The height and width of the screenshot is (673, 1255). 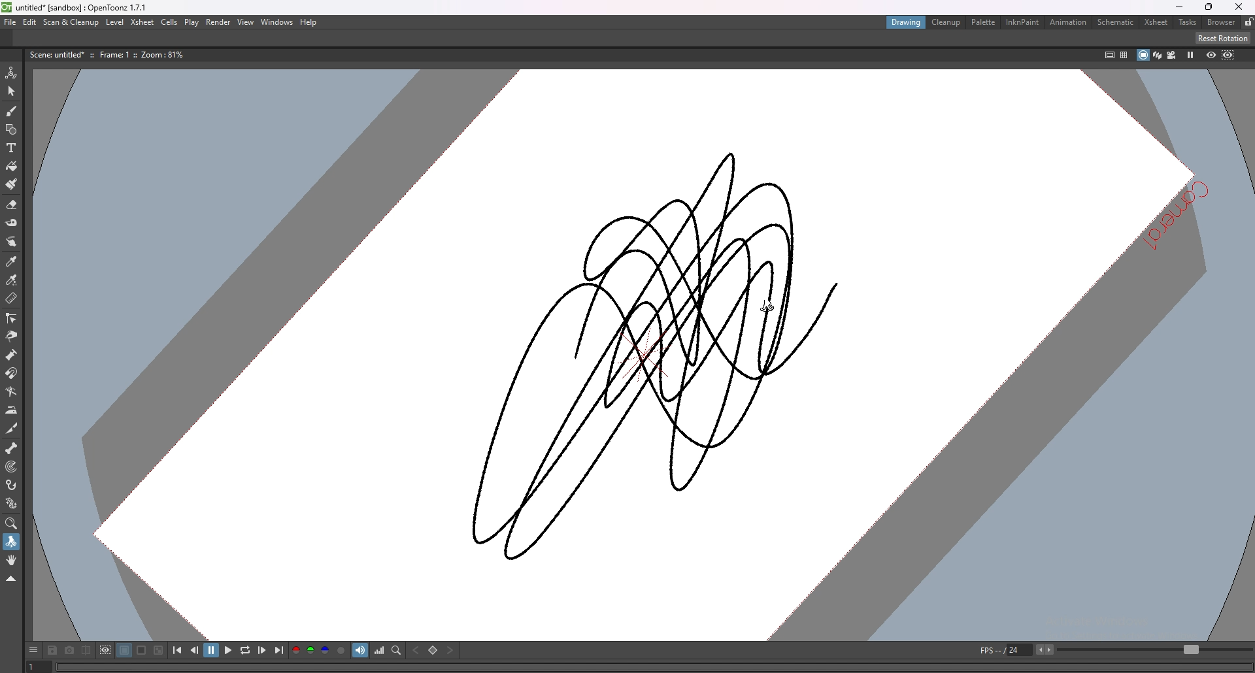 What do you see at coordinates (106, 650) in the screenshot?
I see `define sub camera` at bounding box center [106, 650].